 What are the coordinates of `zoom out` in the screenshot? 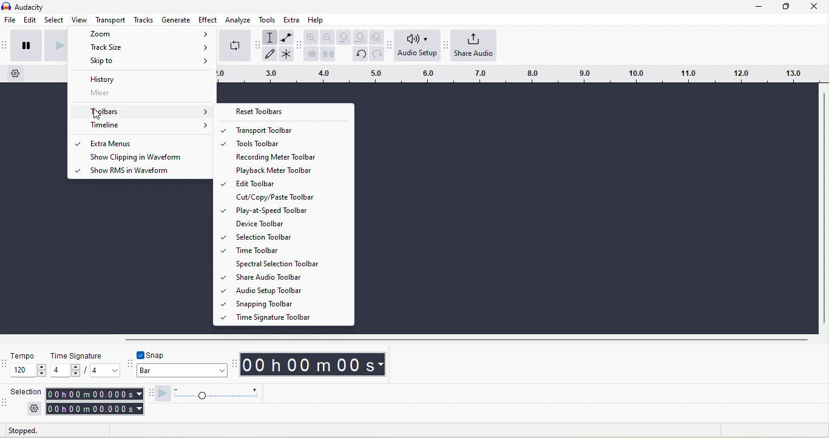 It's located at (328, 37).